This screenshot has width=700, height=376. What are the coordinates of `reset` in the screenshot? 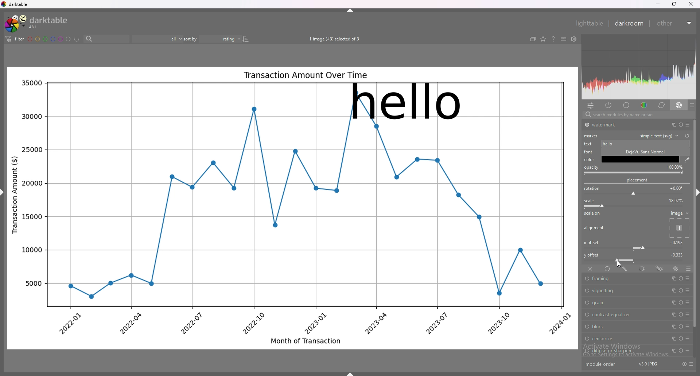 It's located at (680, 302).